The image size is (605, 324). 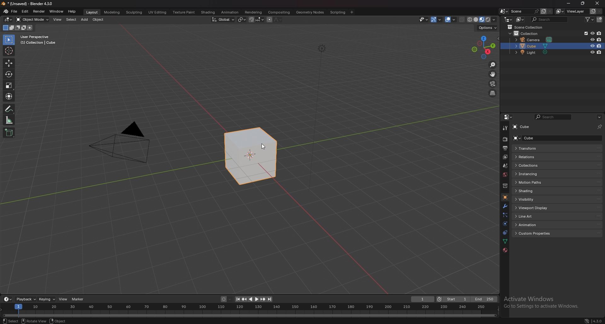 What do you see at coordinates (550, 11) in the screenshot?
I see `delete scene` at bounding box center [550, 11].